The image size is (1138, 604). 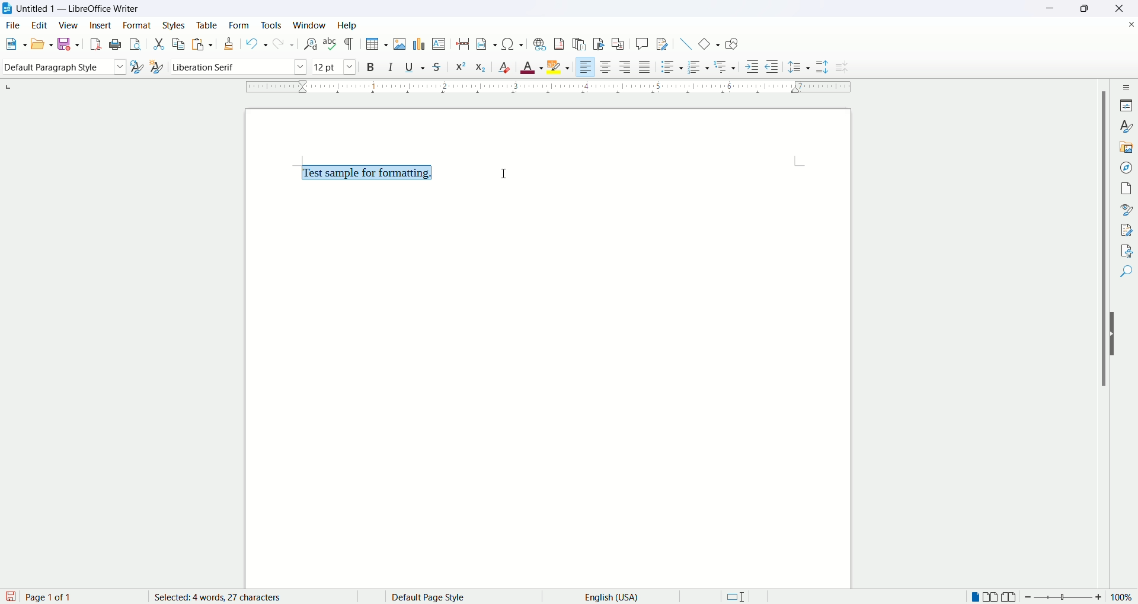 What do you see at coordinates (605, 68) in the screenshot?
I see `align center` at bounding box center [605, 68].